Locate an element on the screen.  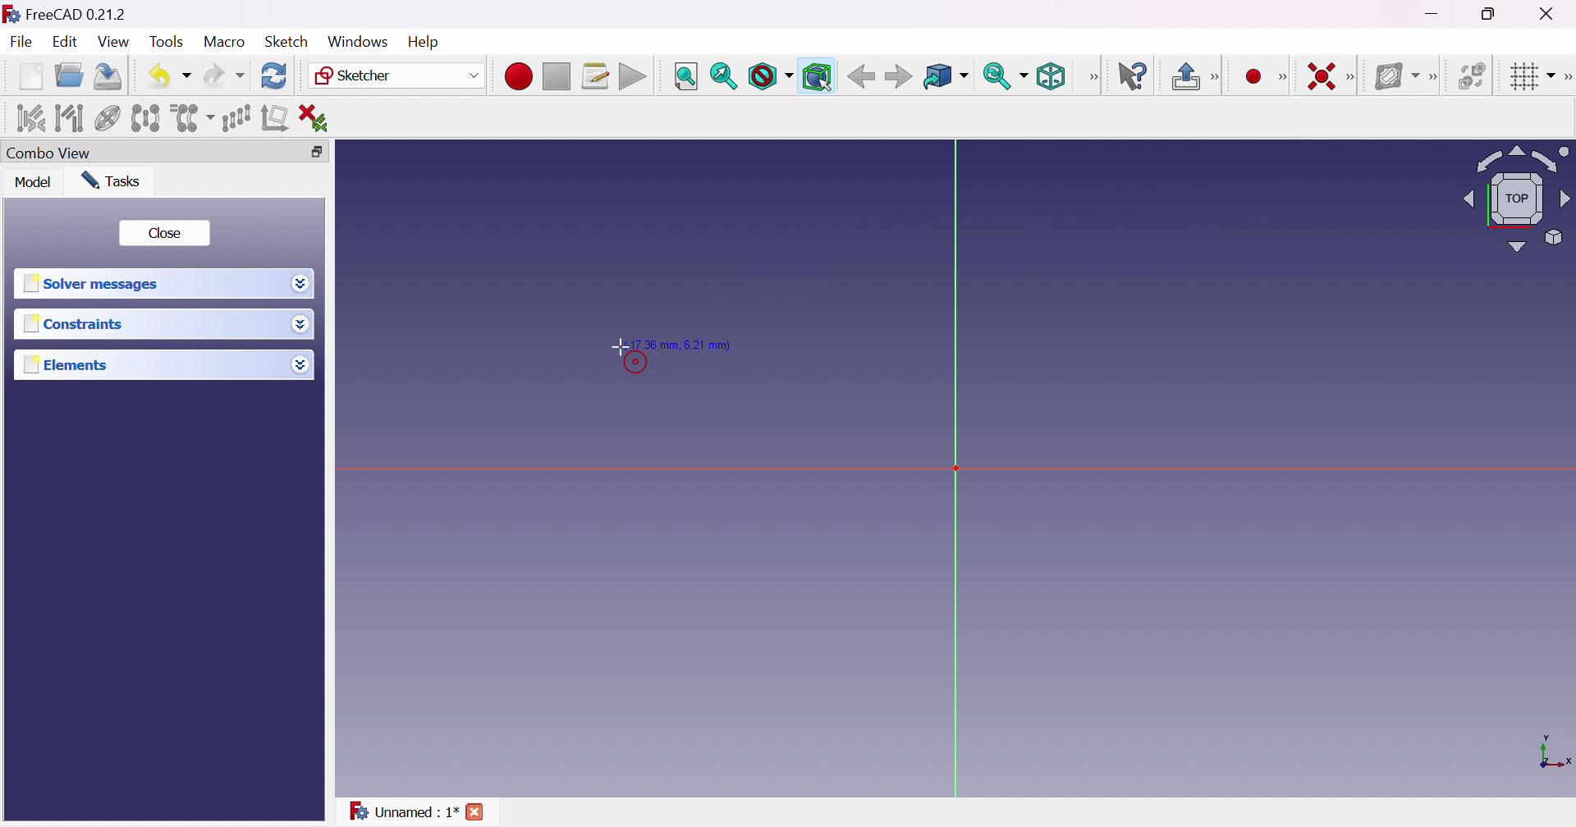
Toggle grid is located at coordinates (1531, 77).